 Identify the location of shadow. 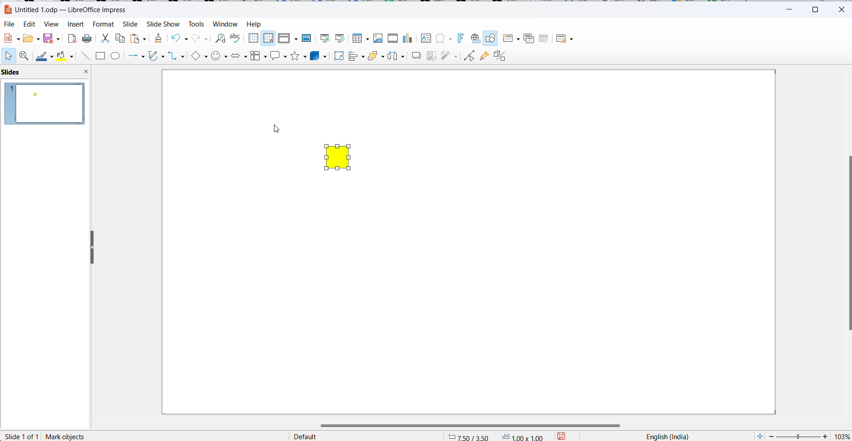
(416, 57).